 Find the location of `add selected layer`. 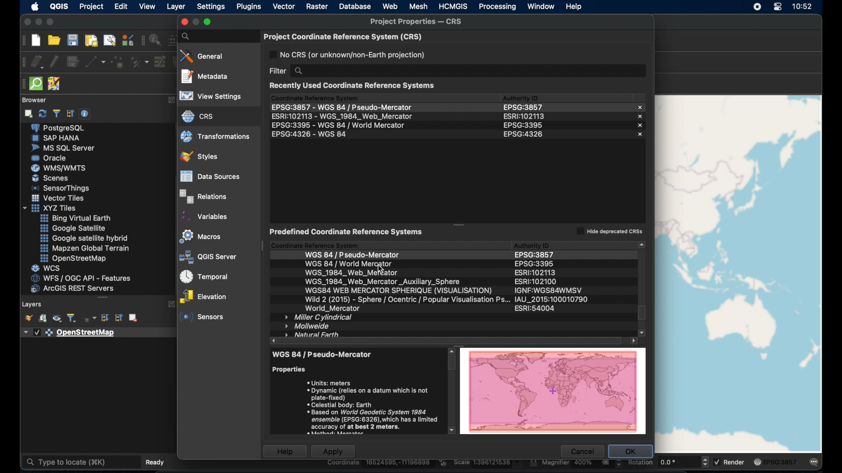

add selected layer is located at coordinates (28, 115).